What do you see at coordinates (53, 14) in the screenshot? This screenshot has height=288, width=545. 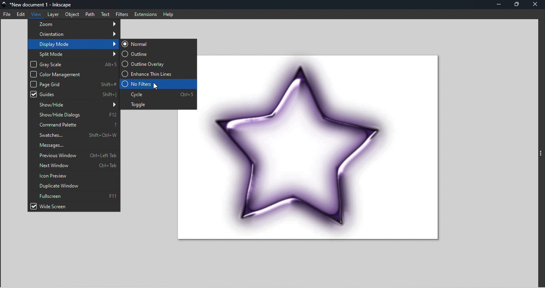 I see `Layer` at bounding box center [53, 14].